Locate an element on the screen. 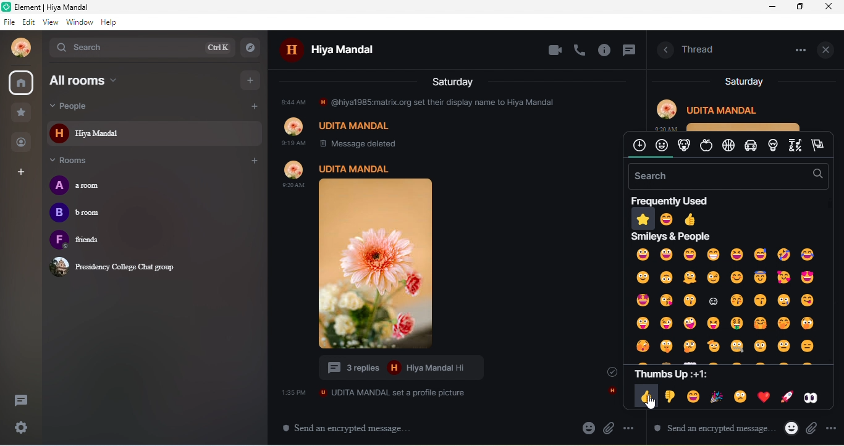 The height and width of the screenshot is (446, 844). send an encrypted message is located at coordinates (353, 428).